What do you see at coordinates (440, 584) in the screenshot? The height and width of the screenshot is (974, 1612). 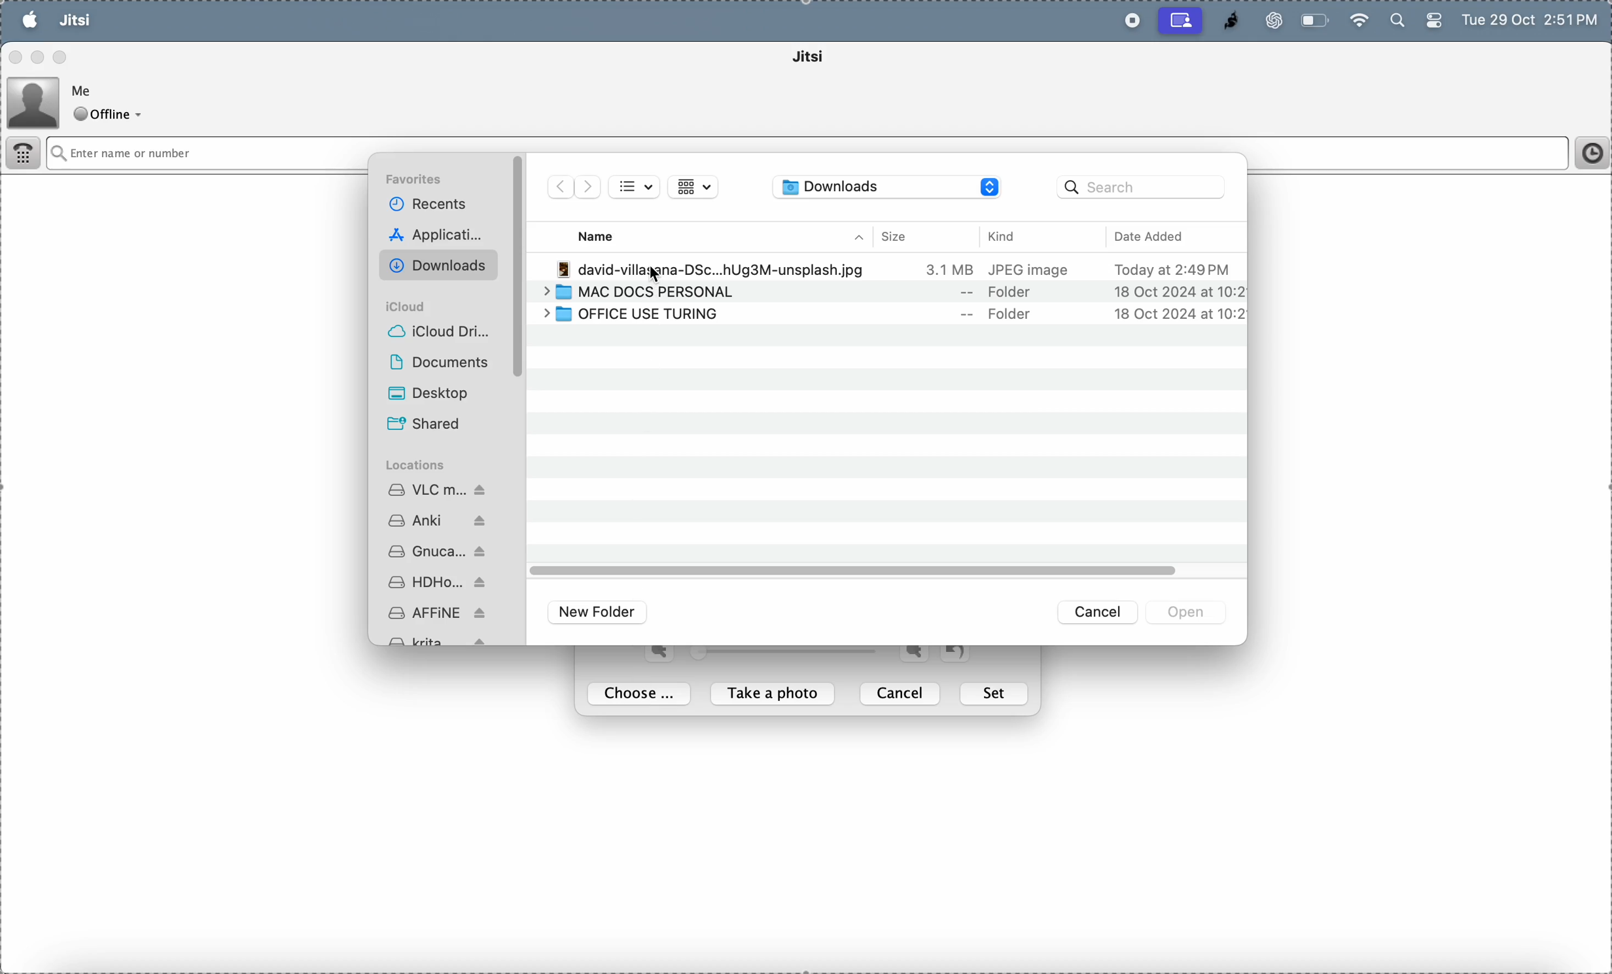 I see `hd ` at bounding box center [440, 584].